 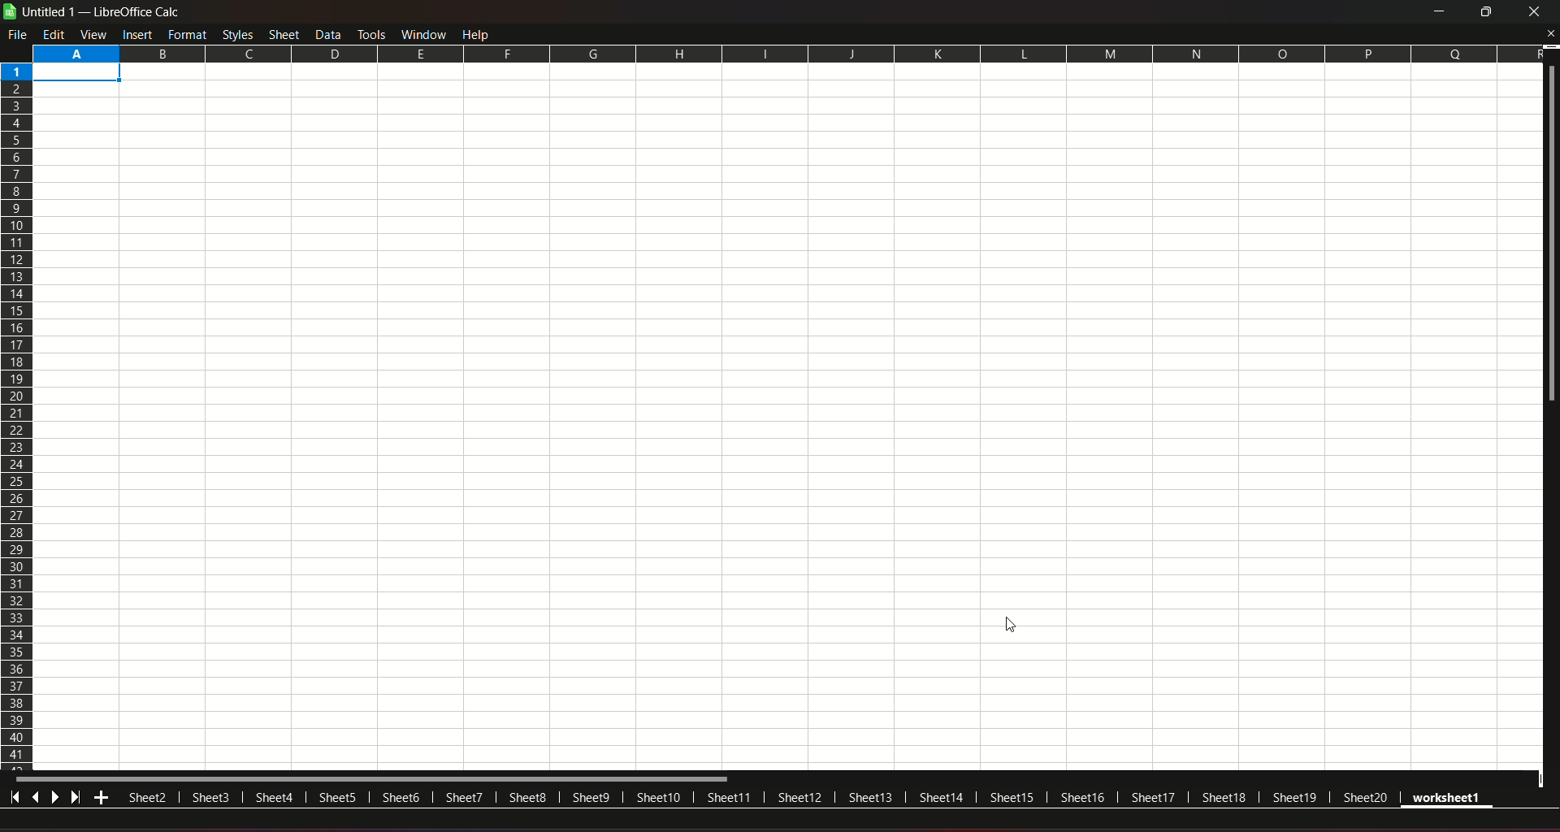 What do you see at coordinates (785, 52) in the screenshot?
I see `columns` at bounding box center [785, 52].